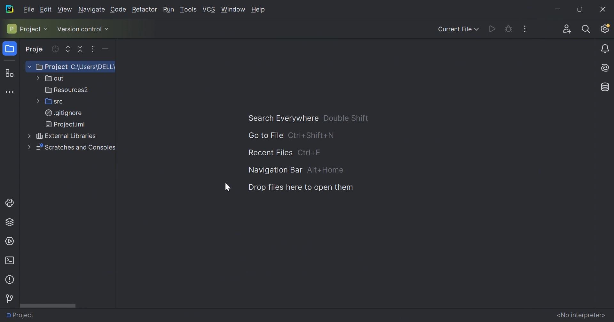 The image size is (614, 322). I want to click on Minimize, so click(556, 9).